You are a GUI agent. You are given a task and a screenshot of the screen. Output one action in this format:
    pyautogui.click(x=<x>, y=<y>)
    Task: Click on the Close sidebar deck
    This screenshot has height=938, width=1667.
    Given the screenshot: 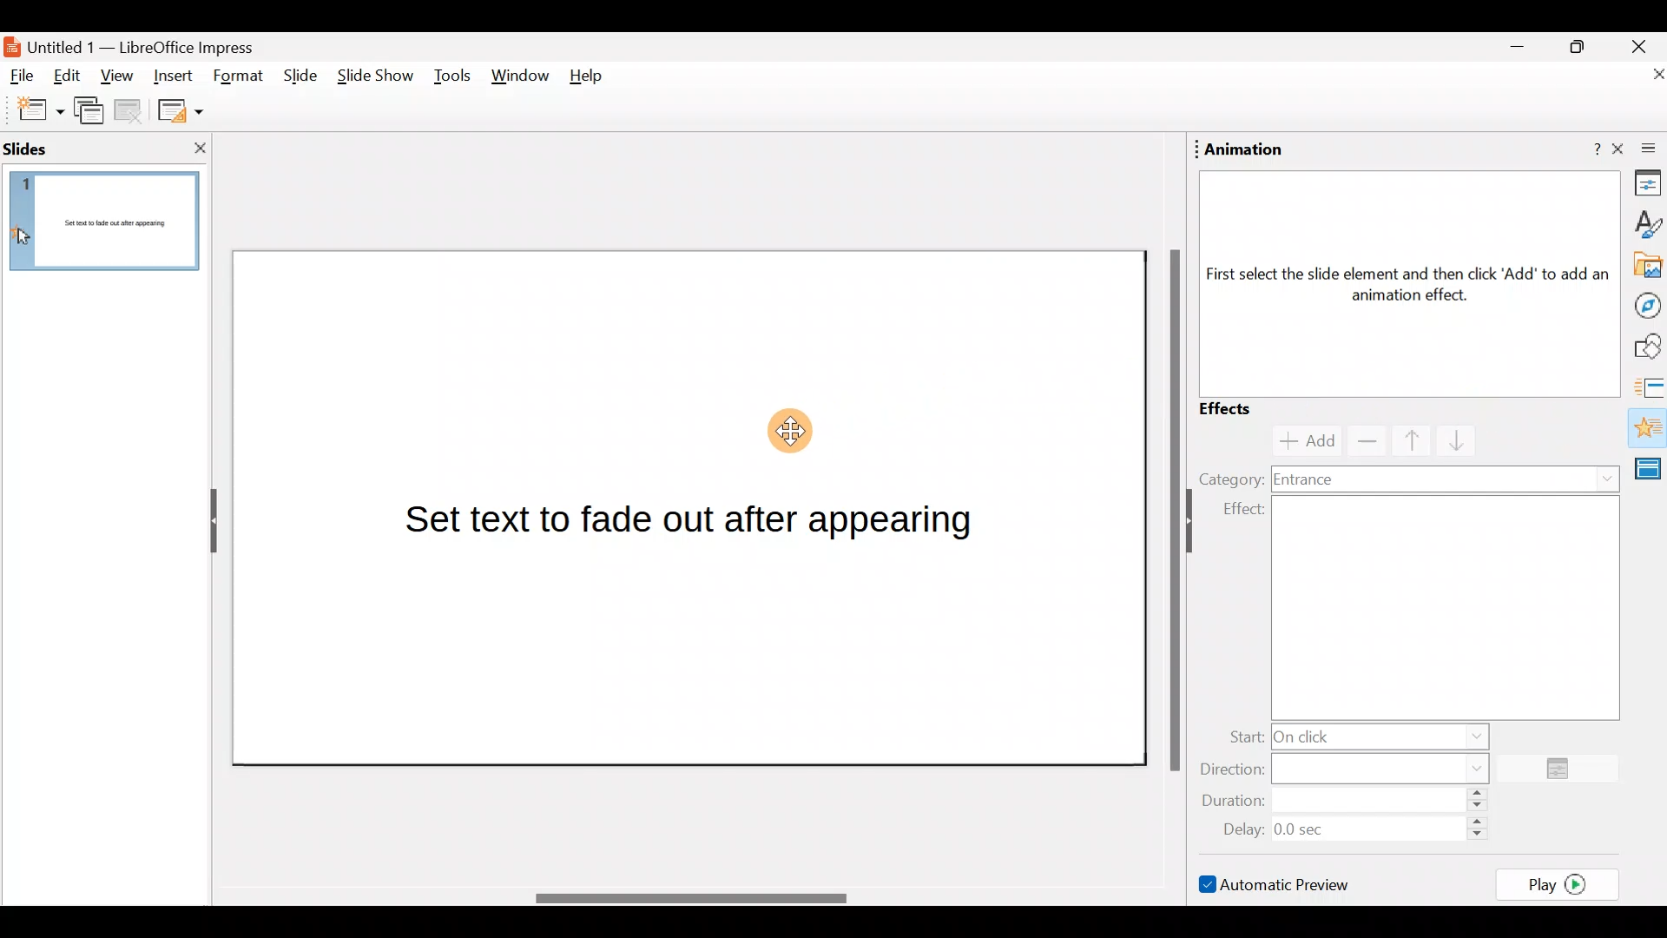 What is the action you would take?
    pyautogui.click(x=1641, y=149)
    